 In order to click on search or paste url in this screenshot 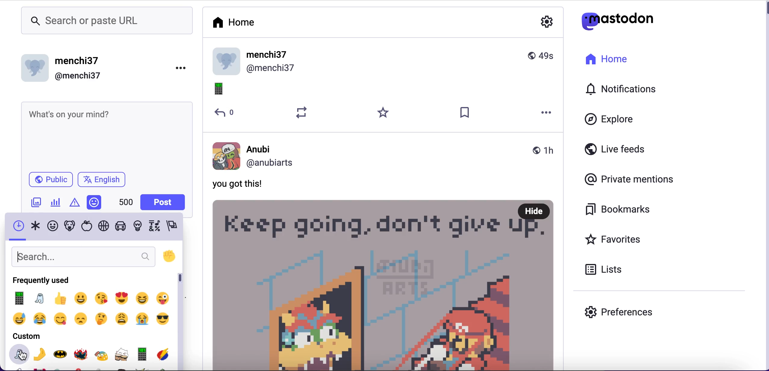, I will do `click(107, 22)`.